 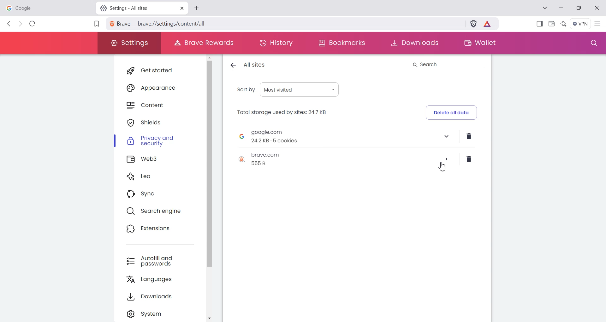 I want to click on Appearance, so click(x=156, y=87).